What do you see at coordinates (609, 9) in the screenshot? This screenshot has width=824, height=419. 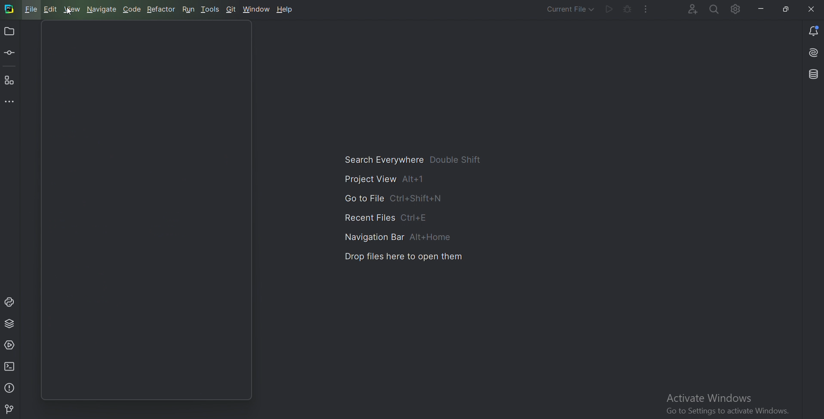 I see `Run` at bounding box center [609, 9].